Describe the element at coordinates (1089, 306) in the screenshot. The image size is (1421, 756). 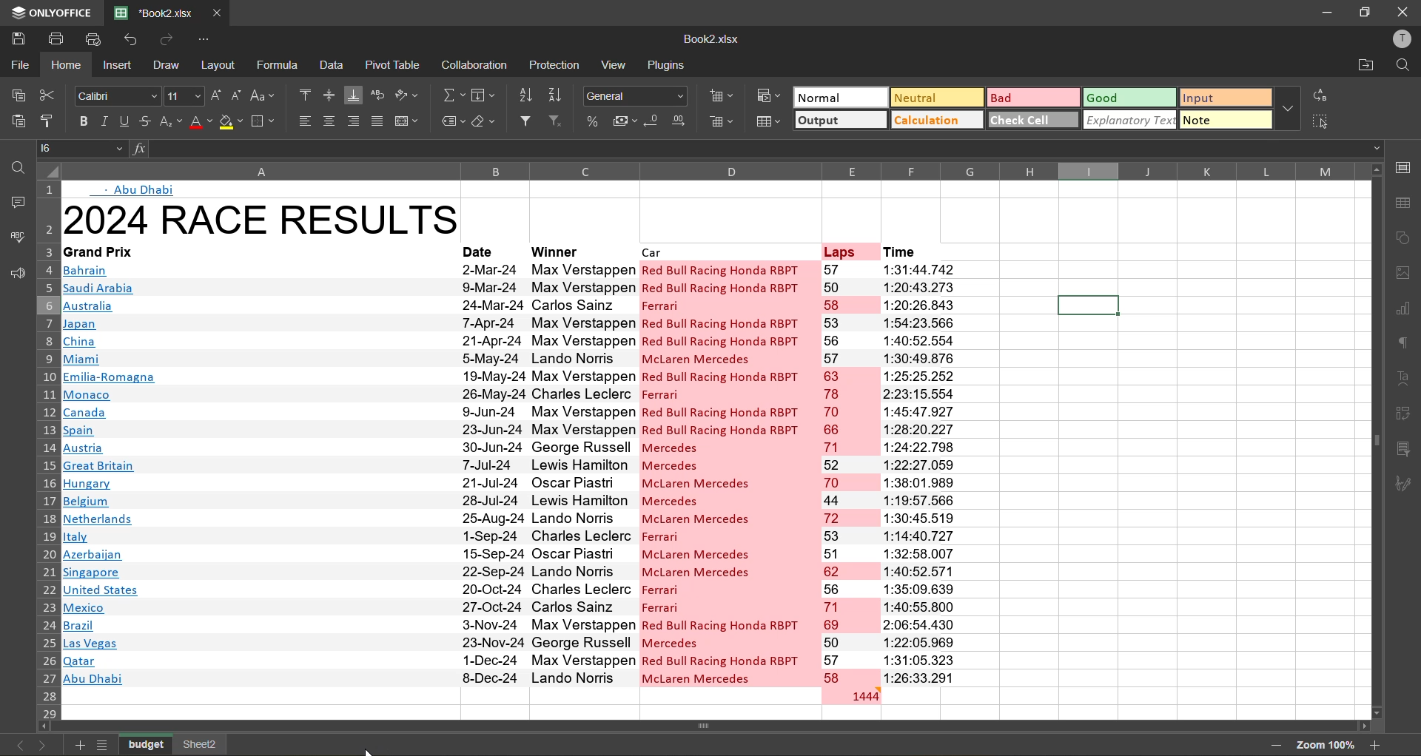
I see `selected cell` at that location.